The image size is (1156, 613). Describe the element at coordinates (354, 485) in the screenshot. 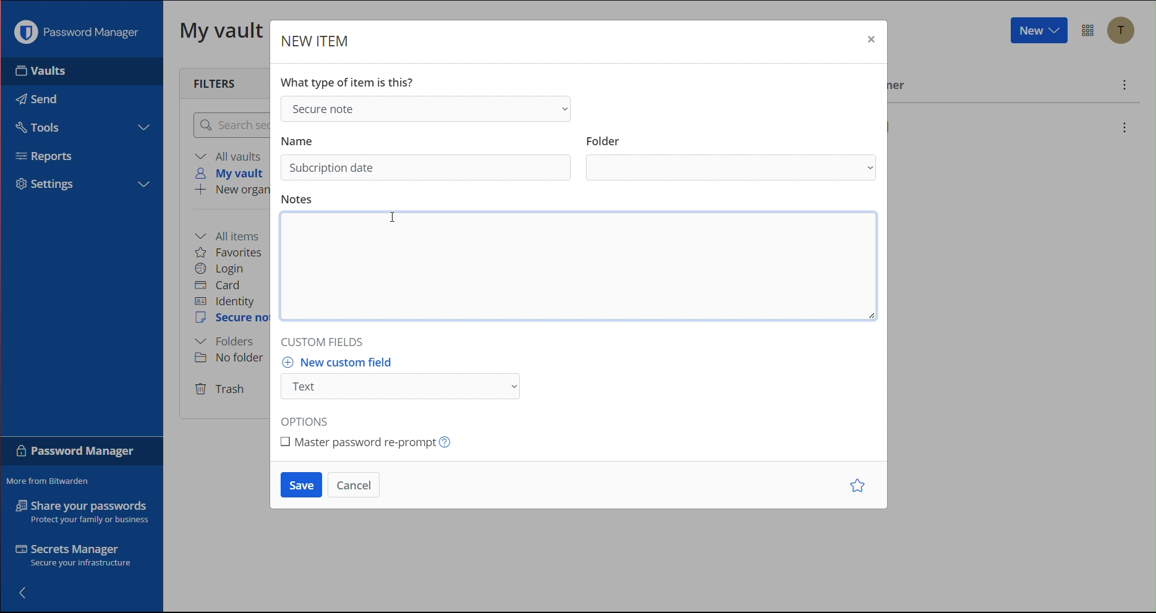

I see `Cancel` at that location.